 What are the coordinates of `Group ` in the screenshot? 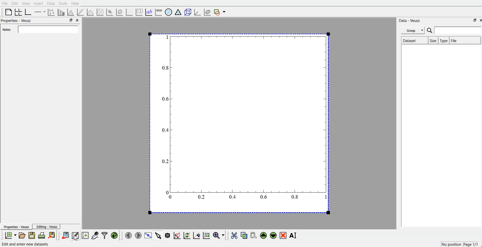 It's located at (413, 30).